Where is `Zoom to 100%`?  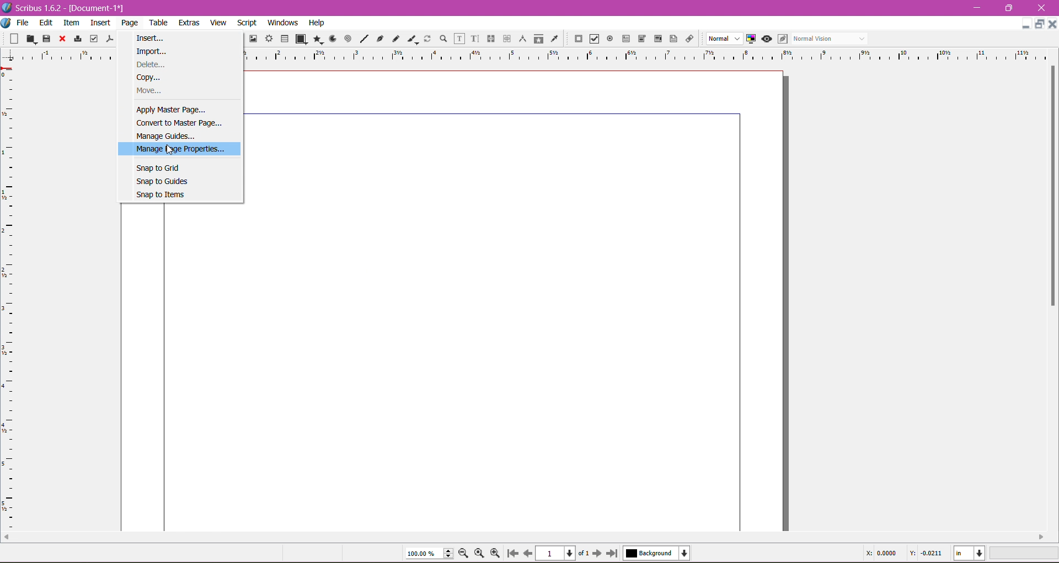 Zoom to 100% is located at coordinates (479, 553).